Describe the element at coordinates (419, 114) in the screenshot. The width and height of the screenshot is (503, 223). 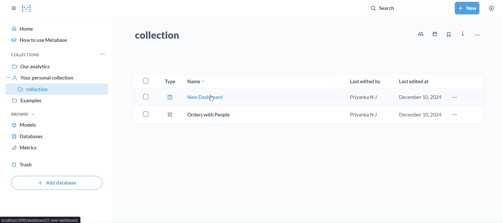
I see `december 10, 2024` at that location.